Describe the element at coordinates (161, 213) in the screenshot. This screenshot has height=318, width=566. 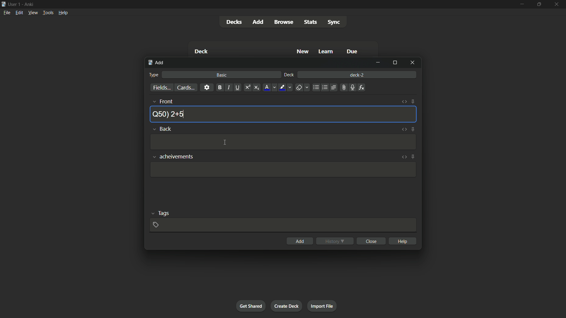
I see `tags` at that location.